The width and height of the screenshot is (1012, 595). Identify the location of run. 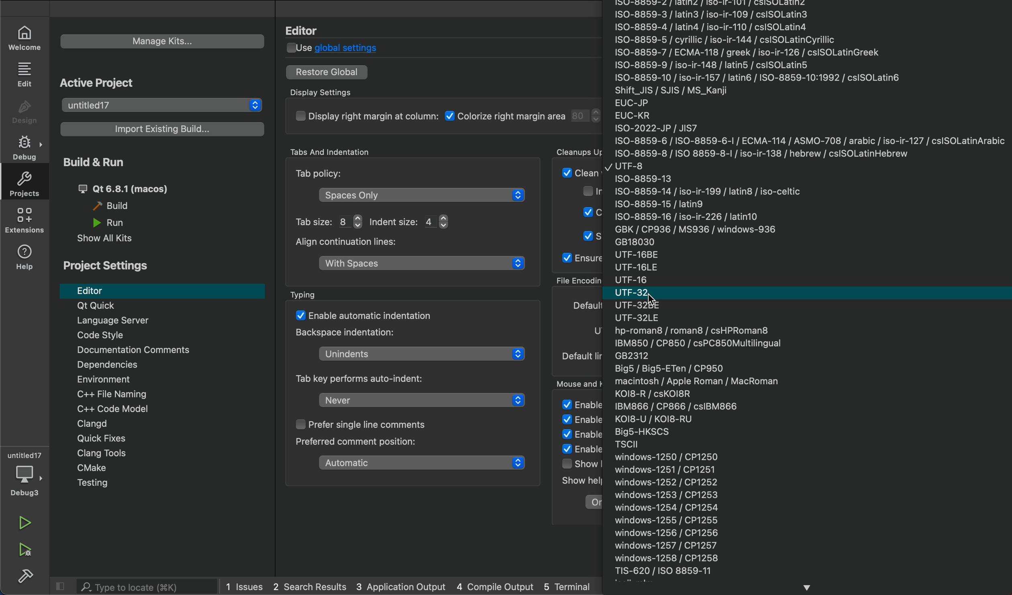
(27, 523).